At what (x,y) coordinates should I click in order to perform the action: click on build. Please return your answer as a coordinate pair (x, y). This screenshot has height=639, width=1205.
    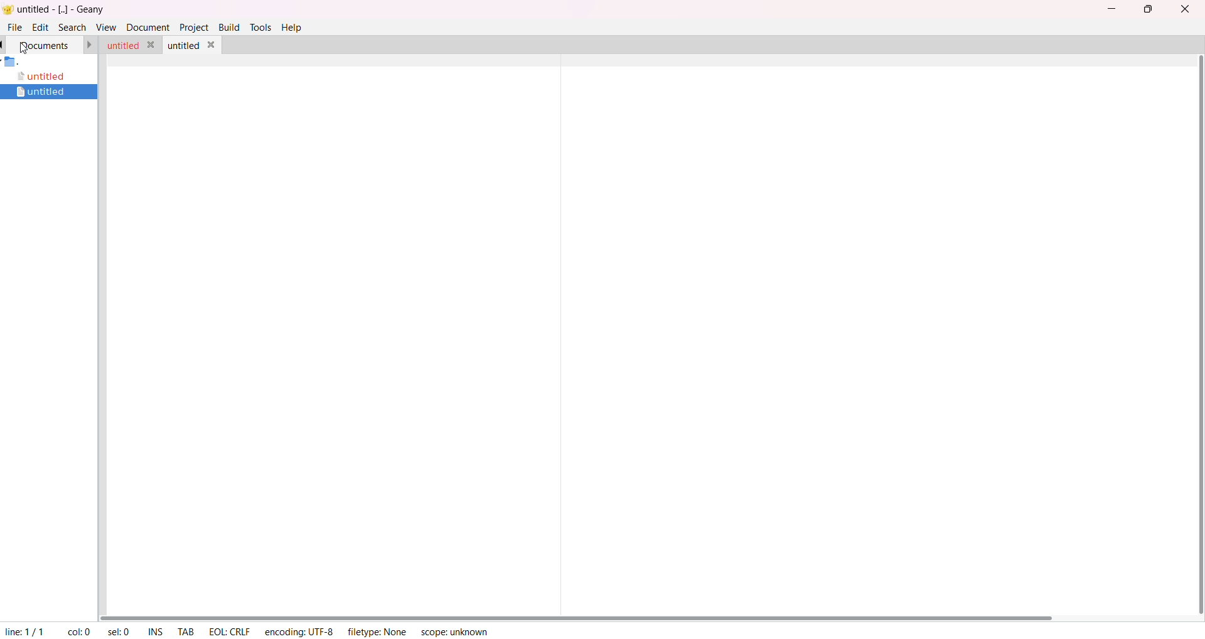
    Looking at the image, I should click on (229, 26).